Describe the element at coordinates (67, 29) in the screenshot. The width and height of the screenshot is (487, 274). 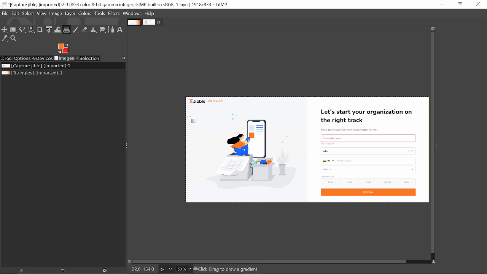
I see `Gradient tool` at that location.